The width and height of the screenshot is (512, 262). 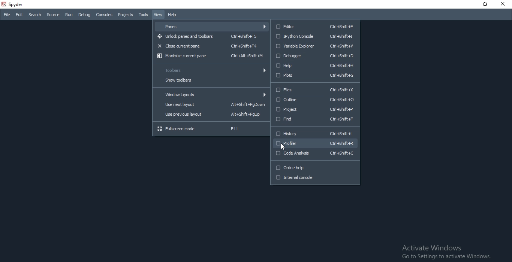 I want to click on Debug, so click(x=85, y=15).